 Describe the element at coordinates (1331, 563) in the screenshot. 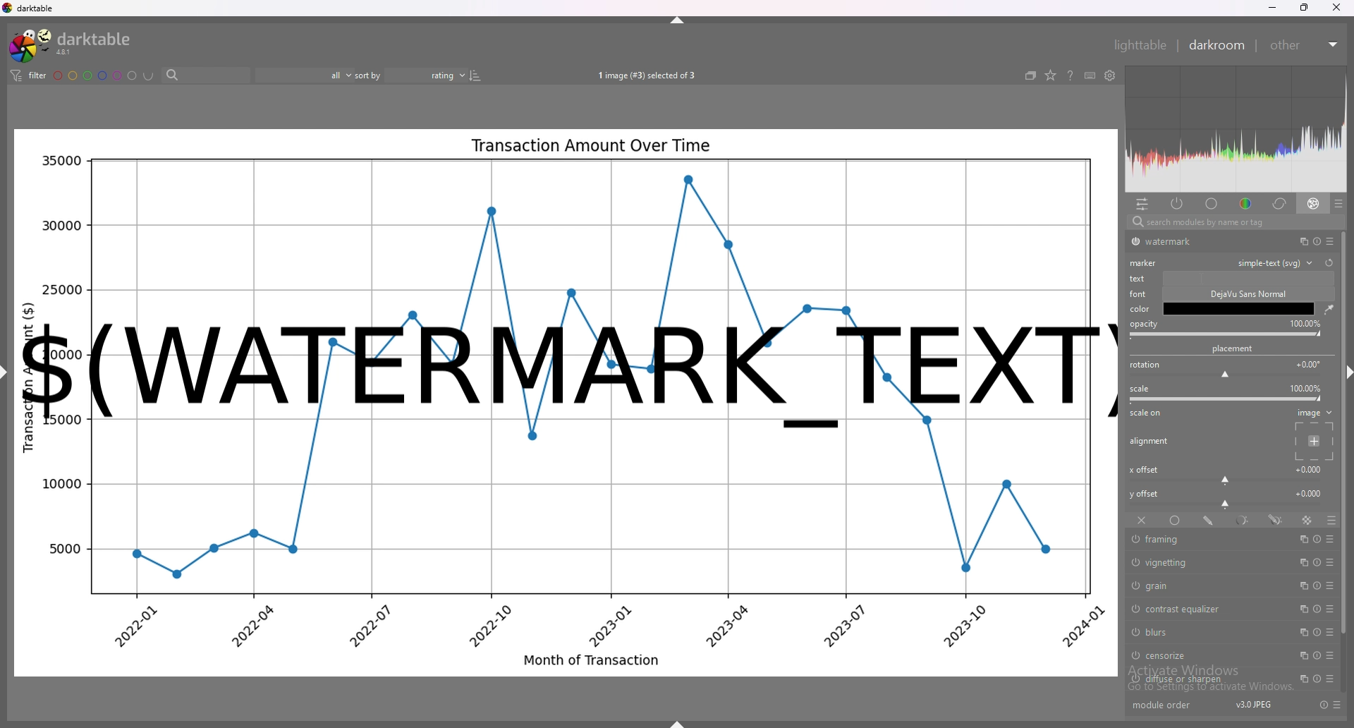

I see `presets` at that location.